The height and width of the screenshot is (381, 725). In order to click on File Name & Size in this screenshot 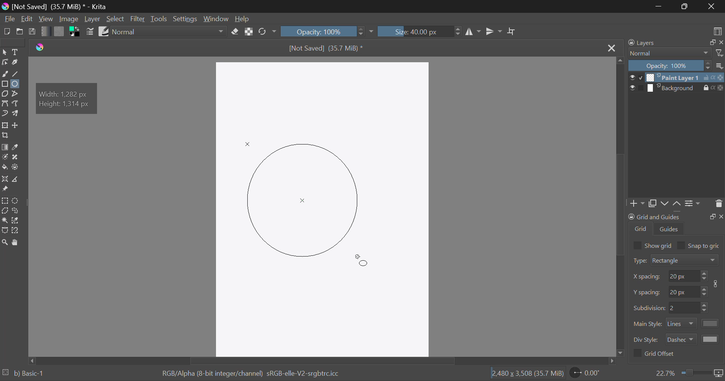, I will do `click(328, 49)`.